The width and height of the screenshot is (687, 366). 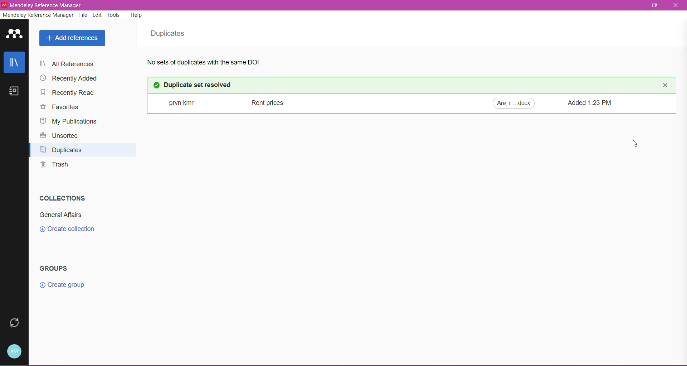 I want to click on Close, so click(x=677, y=6).